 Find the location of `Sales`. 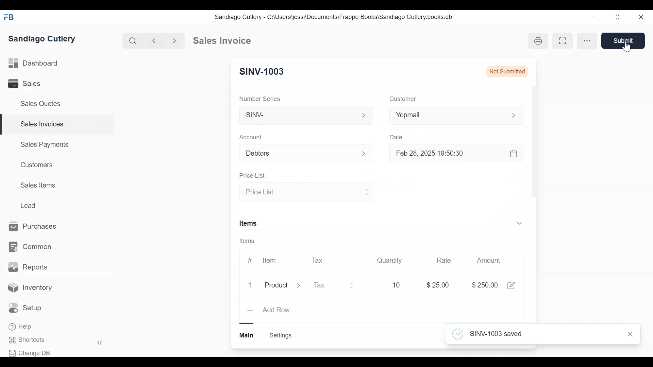

Sales is located at coordinates (26, 83).